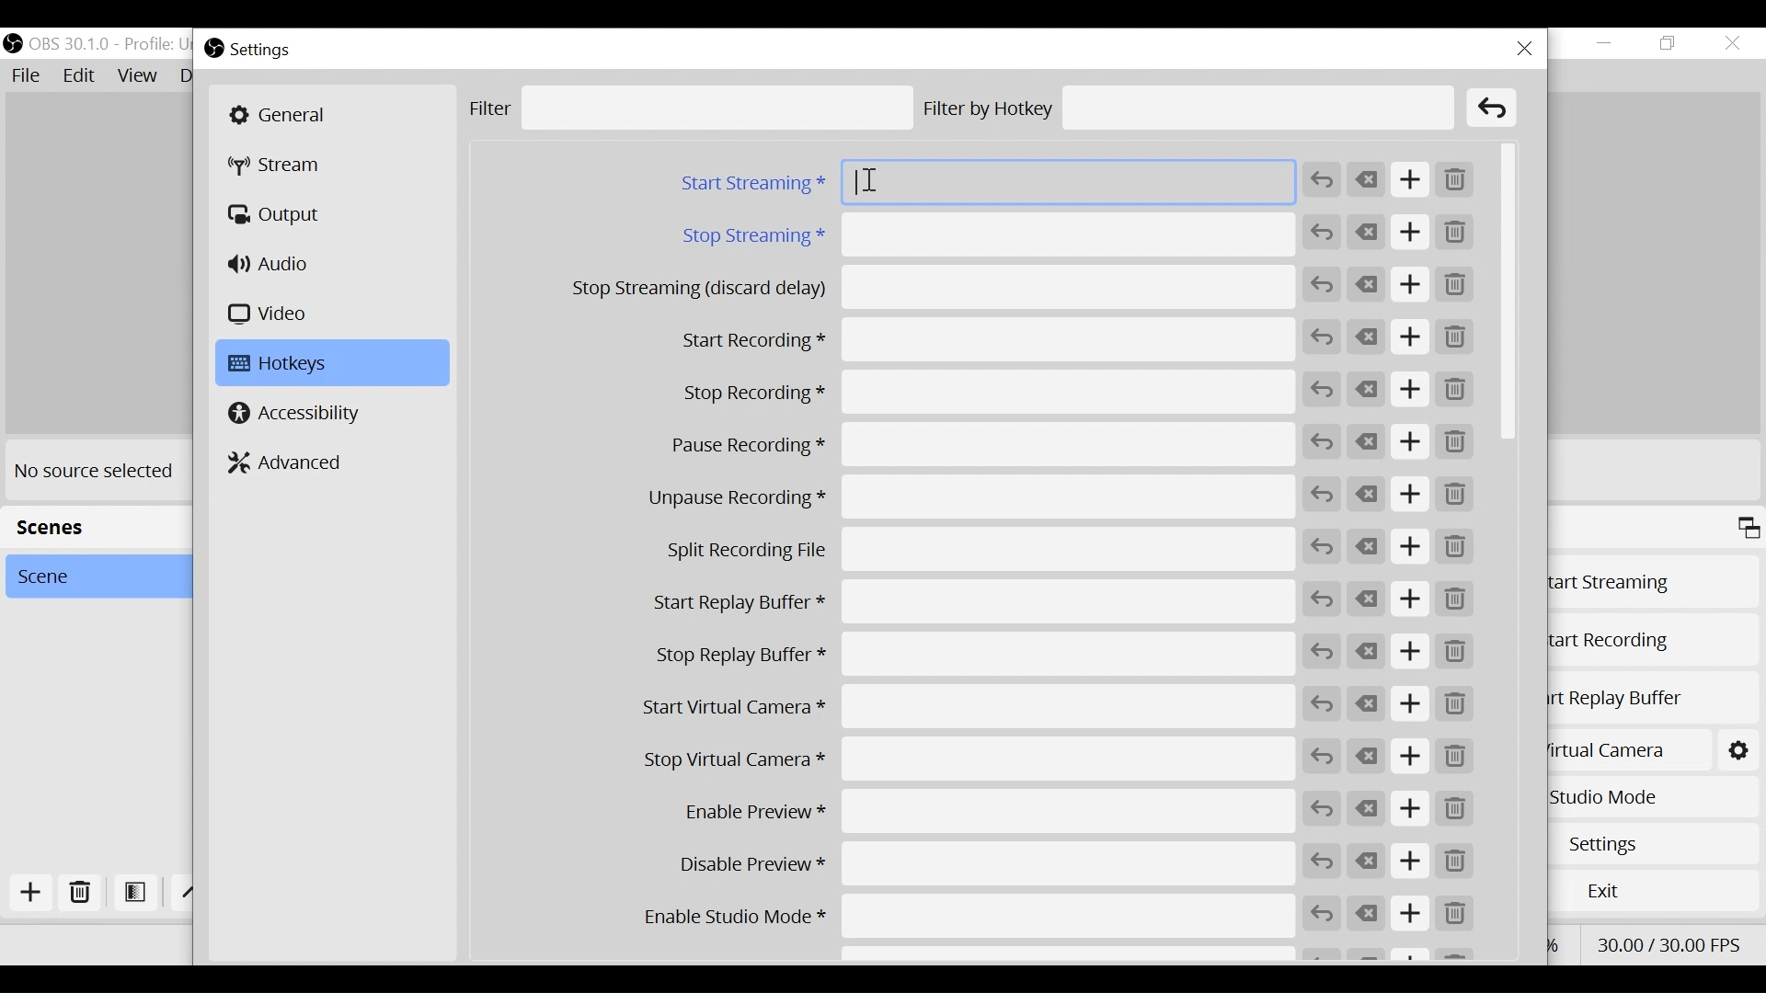  I want to click on Clear, so click(1367, 650).